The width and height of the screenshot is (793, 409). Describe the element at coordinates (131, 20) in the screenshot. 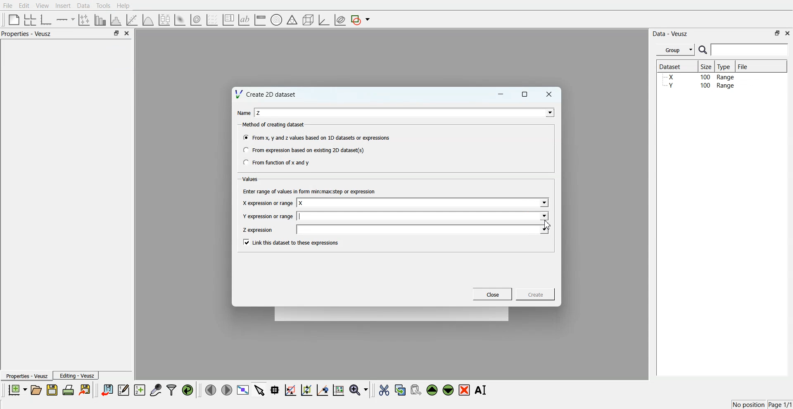

I see `Fit a function of data` at that location.